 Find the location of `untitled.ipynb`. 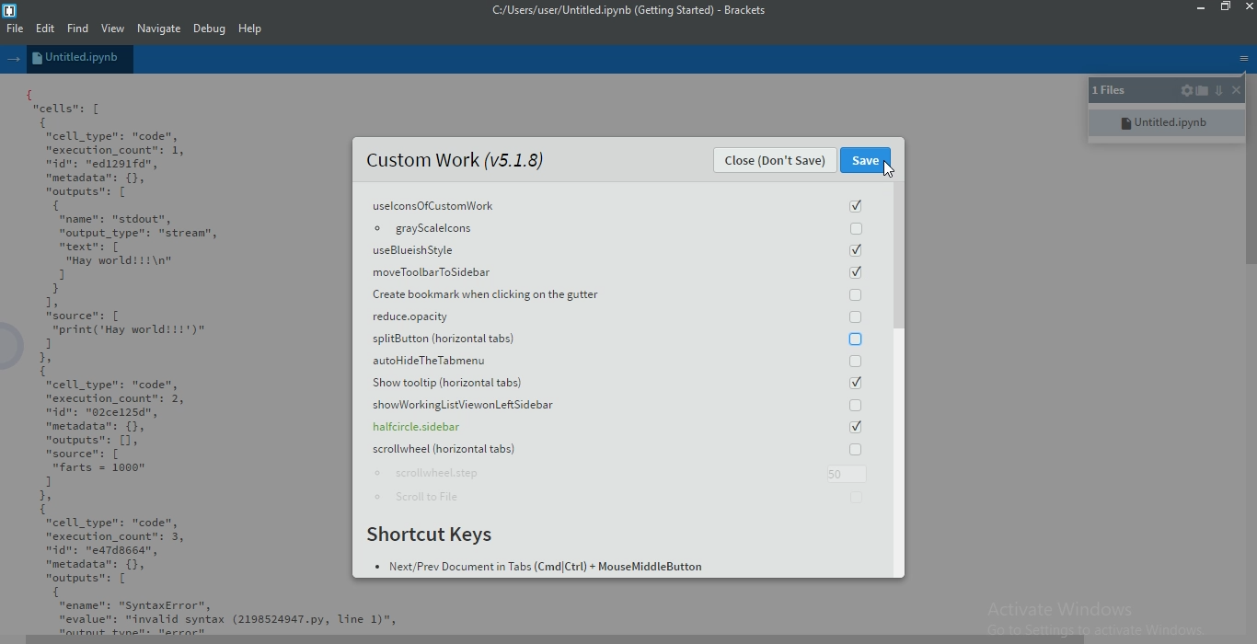

untitled.ipynb is located at coordinates (81, 59).